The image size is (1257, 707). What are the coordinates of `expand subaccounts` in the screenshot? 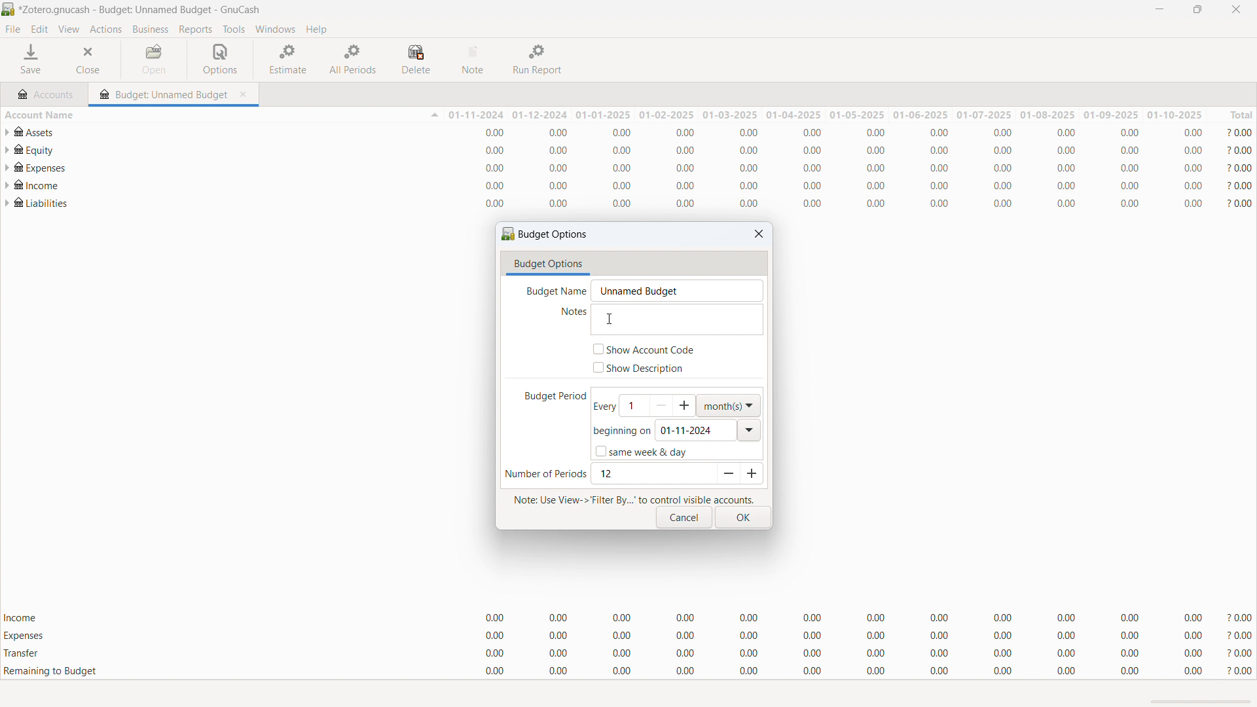 It's located at (8, 203).